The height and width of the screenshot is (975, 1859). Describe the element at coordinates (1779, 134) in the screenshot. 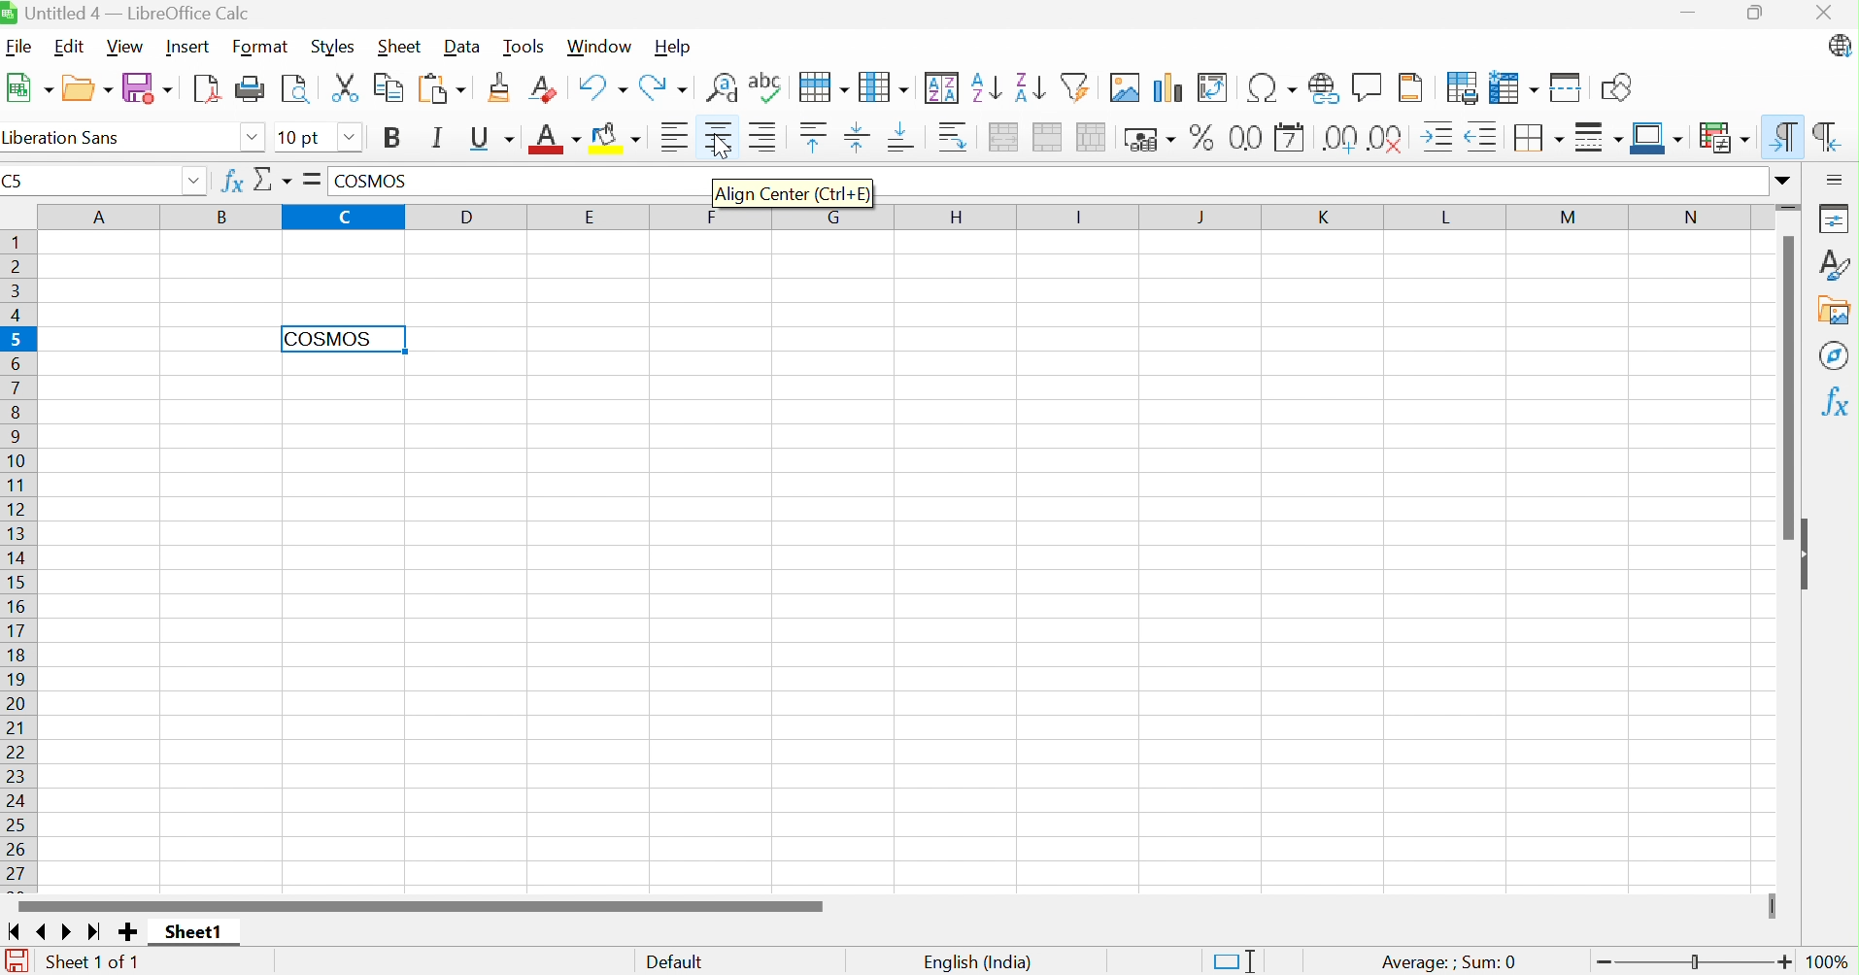

I see `Left-To-Right` at that location.